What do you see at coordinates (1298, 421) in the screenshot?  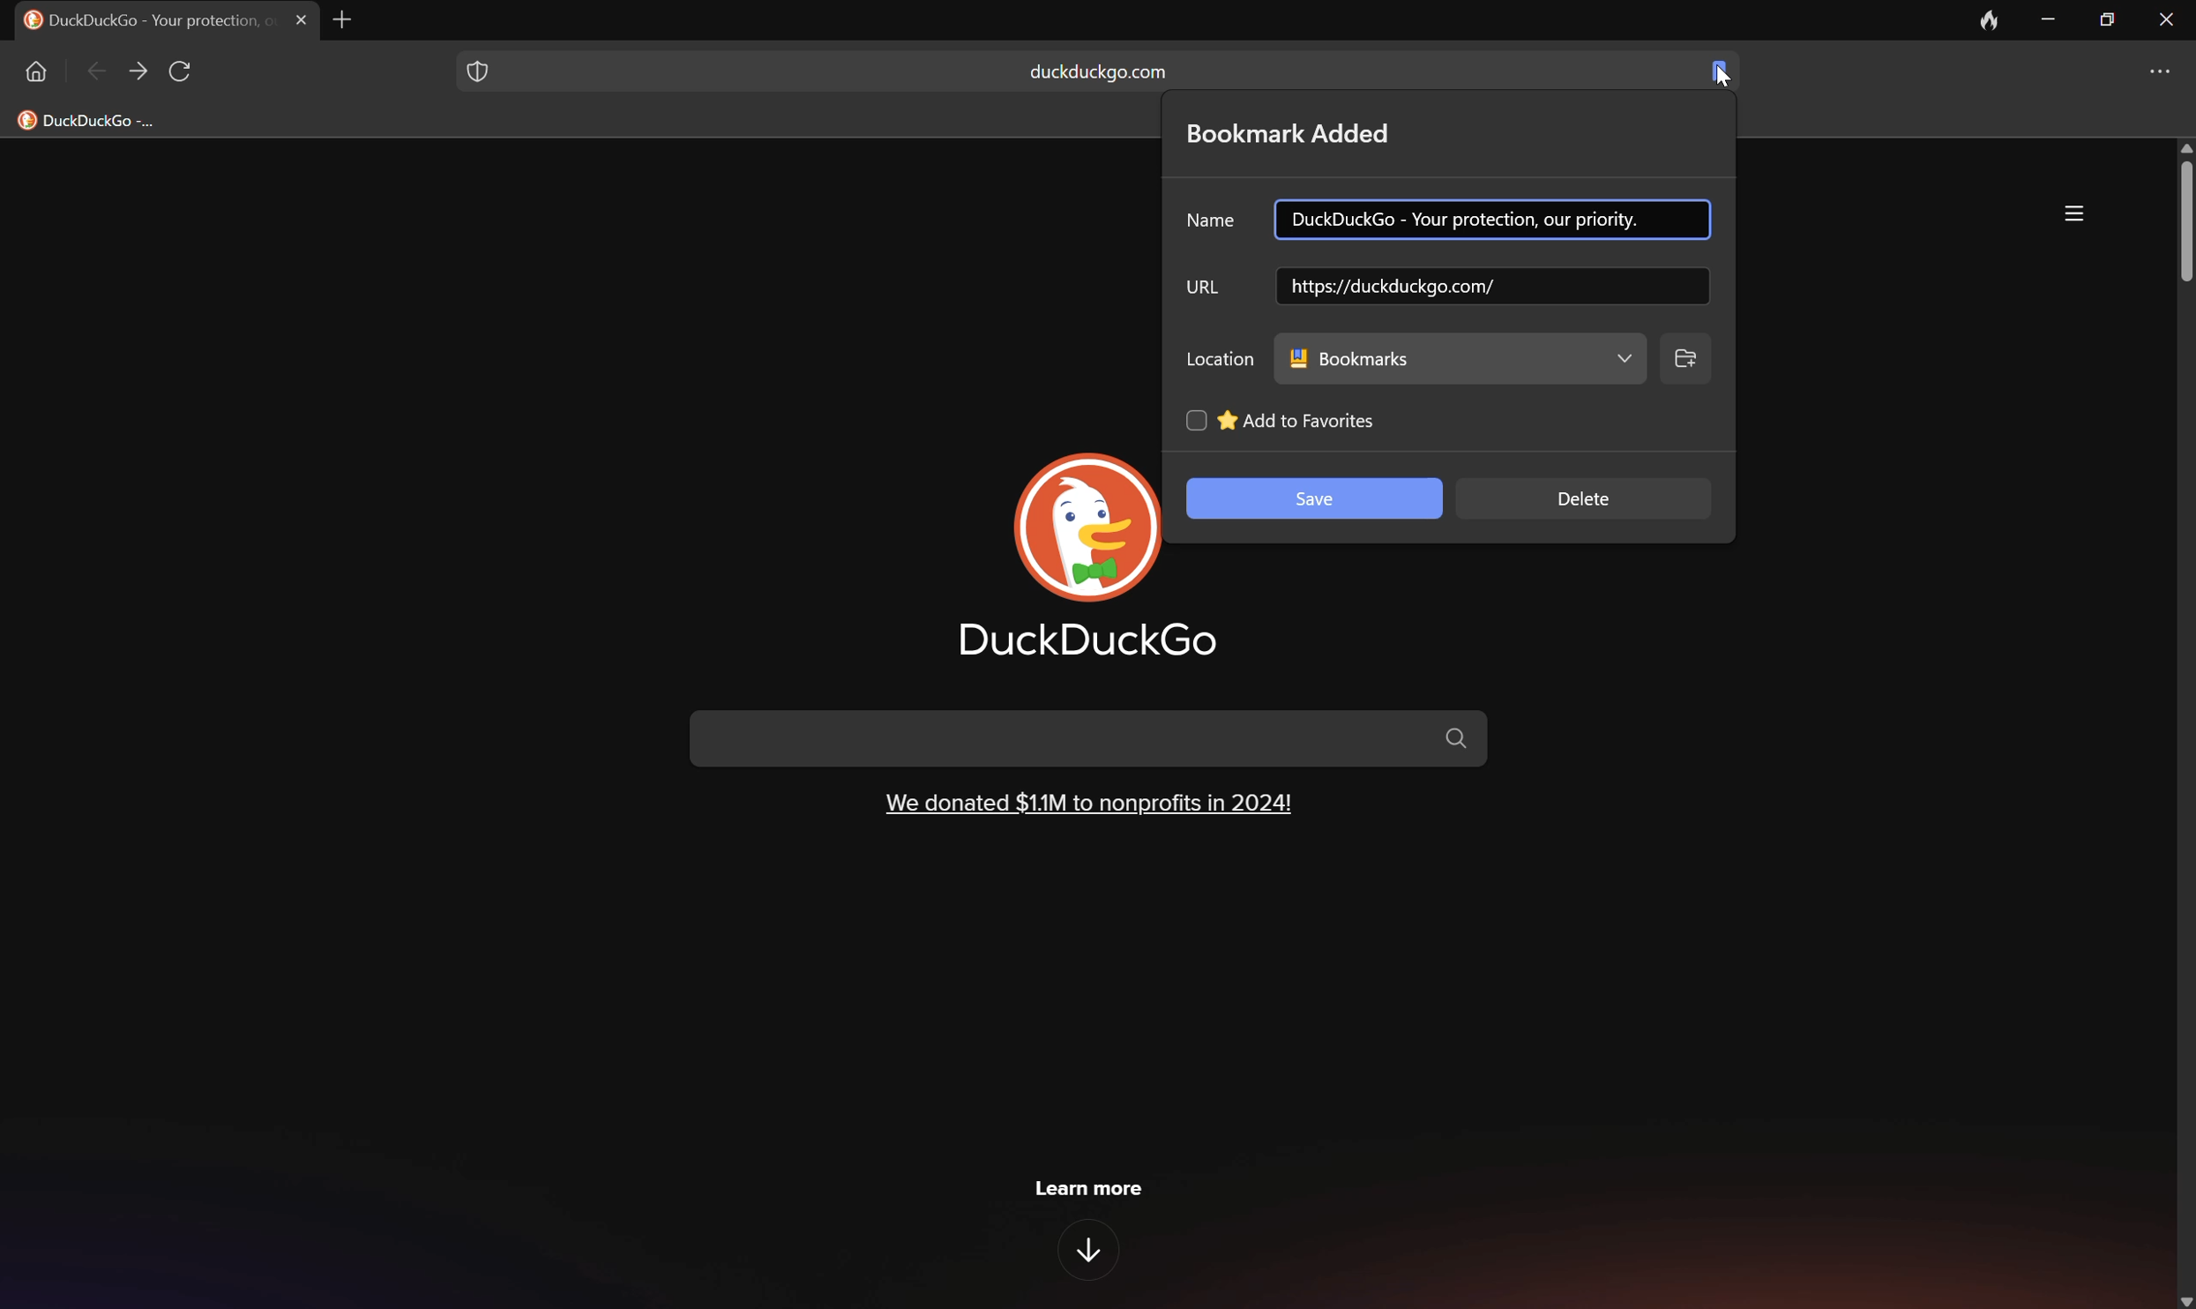 I see `Add to favorites` at bounding box center [1298, 421].